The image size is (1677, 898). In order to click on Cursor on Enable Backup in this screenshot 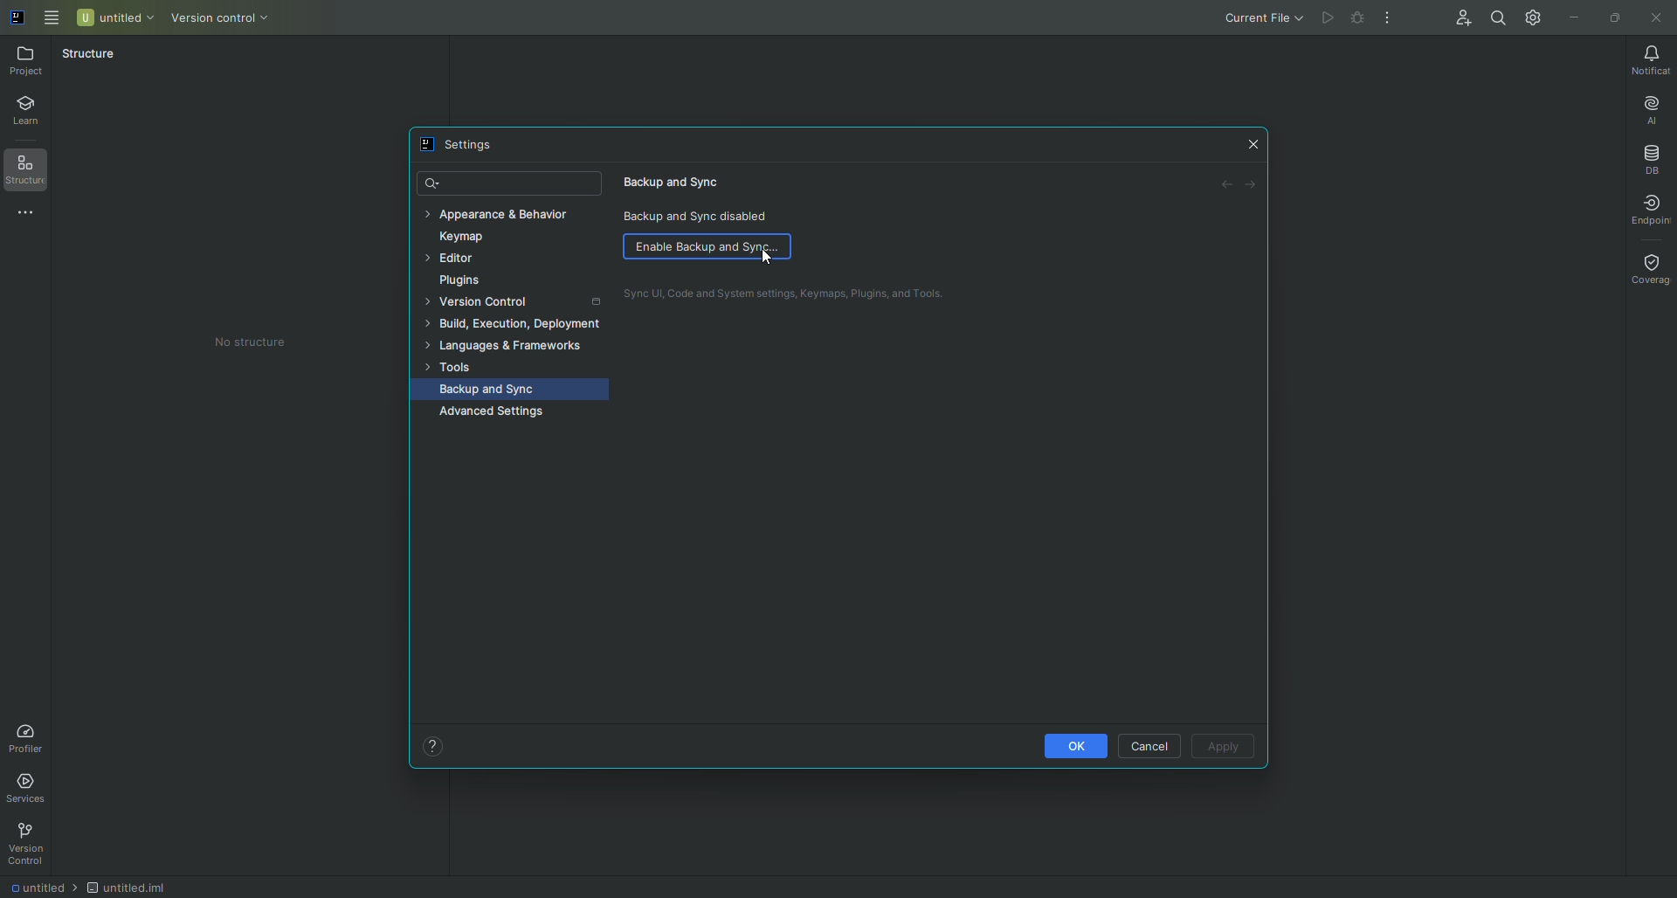, I will do `click(774, 250)`.